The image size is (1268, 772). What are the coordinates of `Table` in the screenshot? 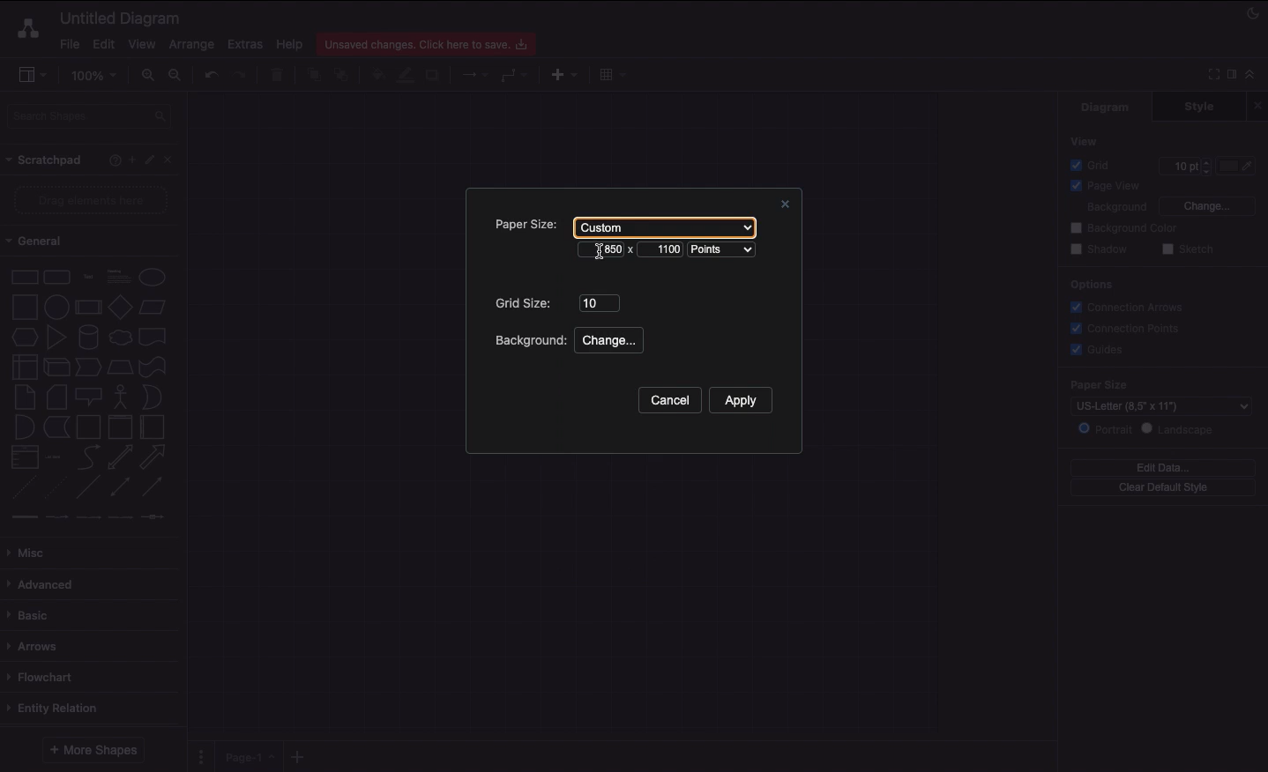 It's located at (610, 73).